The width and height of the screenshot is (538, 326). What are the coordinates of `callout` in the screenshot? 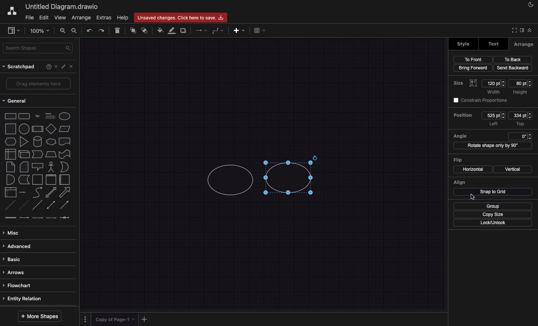 It's located at (38, 167).